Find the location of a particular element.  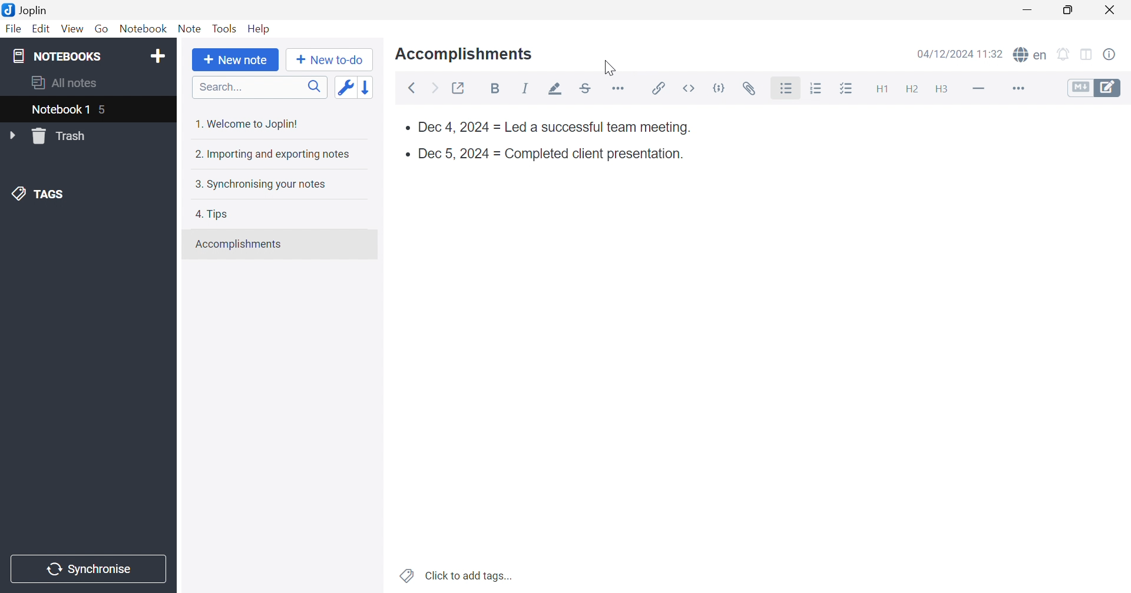

Strikethrough is located at coordinates (585, 90).